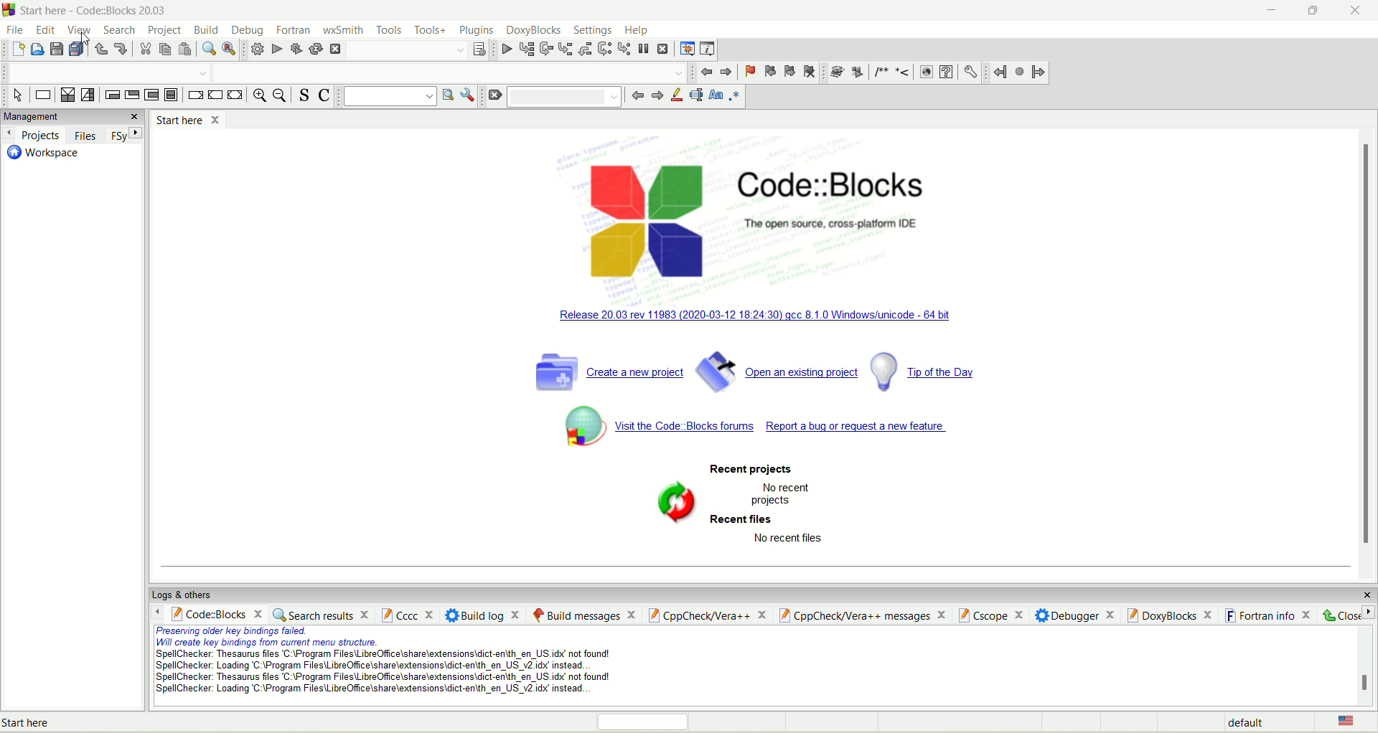 This screenshot has height=733, width=1378. I want to click on copy, so click(167, 49).